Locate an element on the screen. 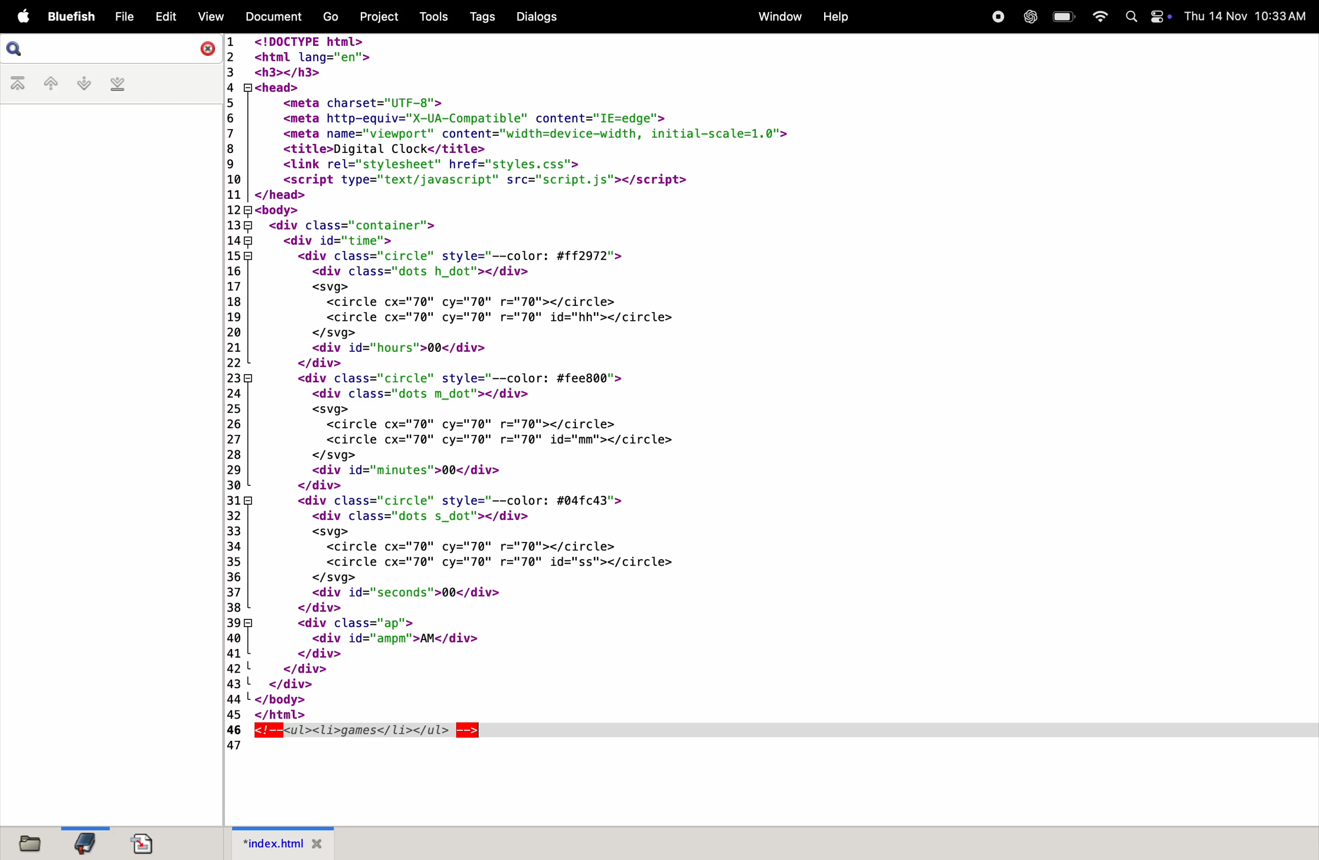 Image resolution: width=1319 pixels, height=860 pixels. last bookmark is located at coordinates (118, 85).